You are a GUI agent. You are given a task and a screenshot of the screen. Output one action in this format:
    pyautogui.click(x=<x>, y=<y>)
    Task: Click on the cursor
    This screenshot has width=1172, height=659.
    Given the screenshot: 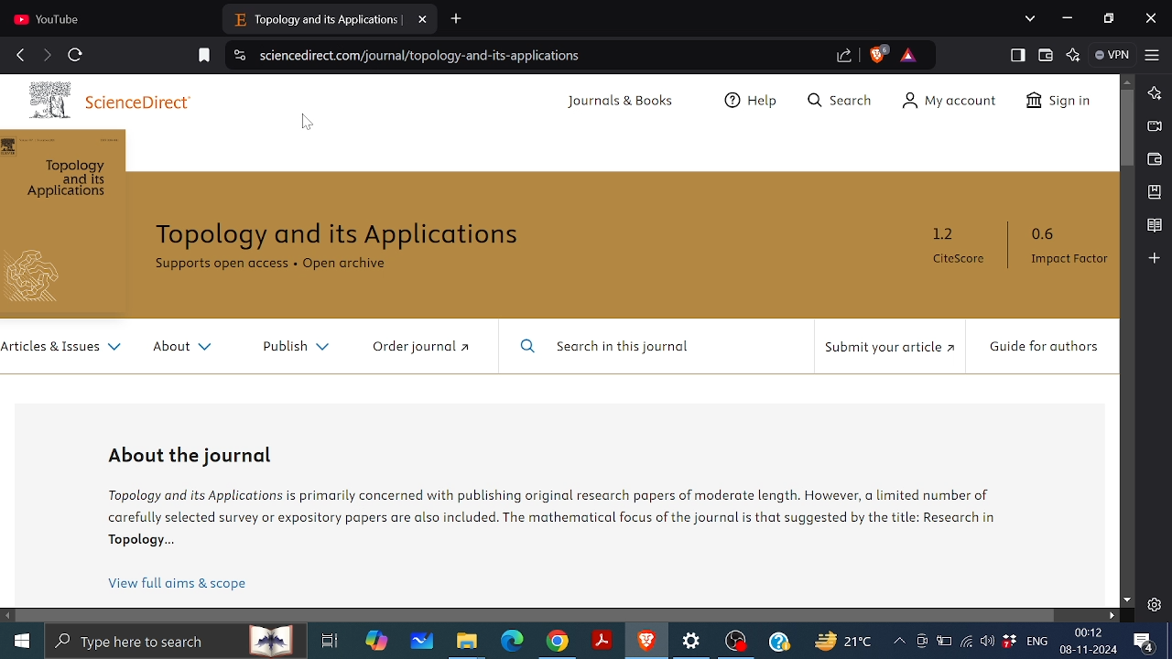 What is the action you would take?
    pyautogui.click(x=309, y=123)
    